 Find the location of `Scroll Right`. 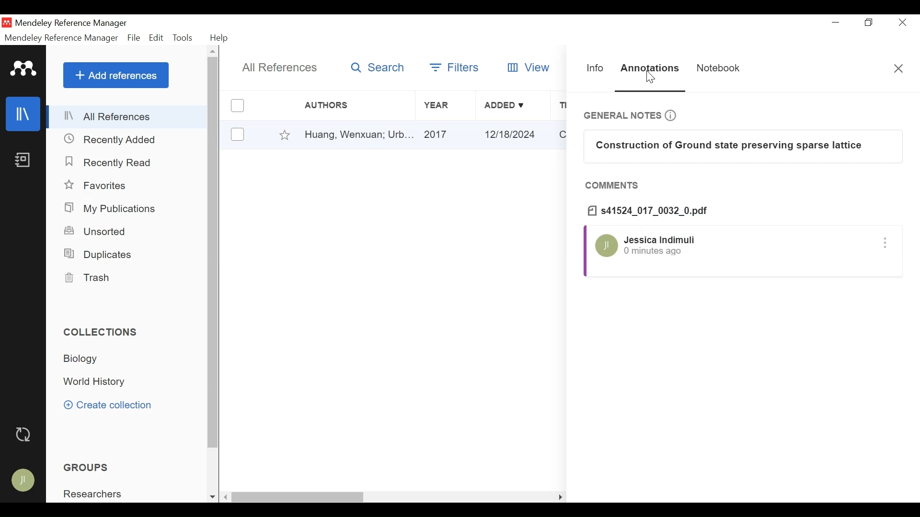

Scroll Right is located at coordinates (558, 496).